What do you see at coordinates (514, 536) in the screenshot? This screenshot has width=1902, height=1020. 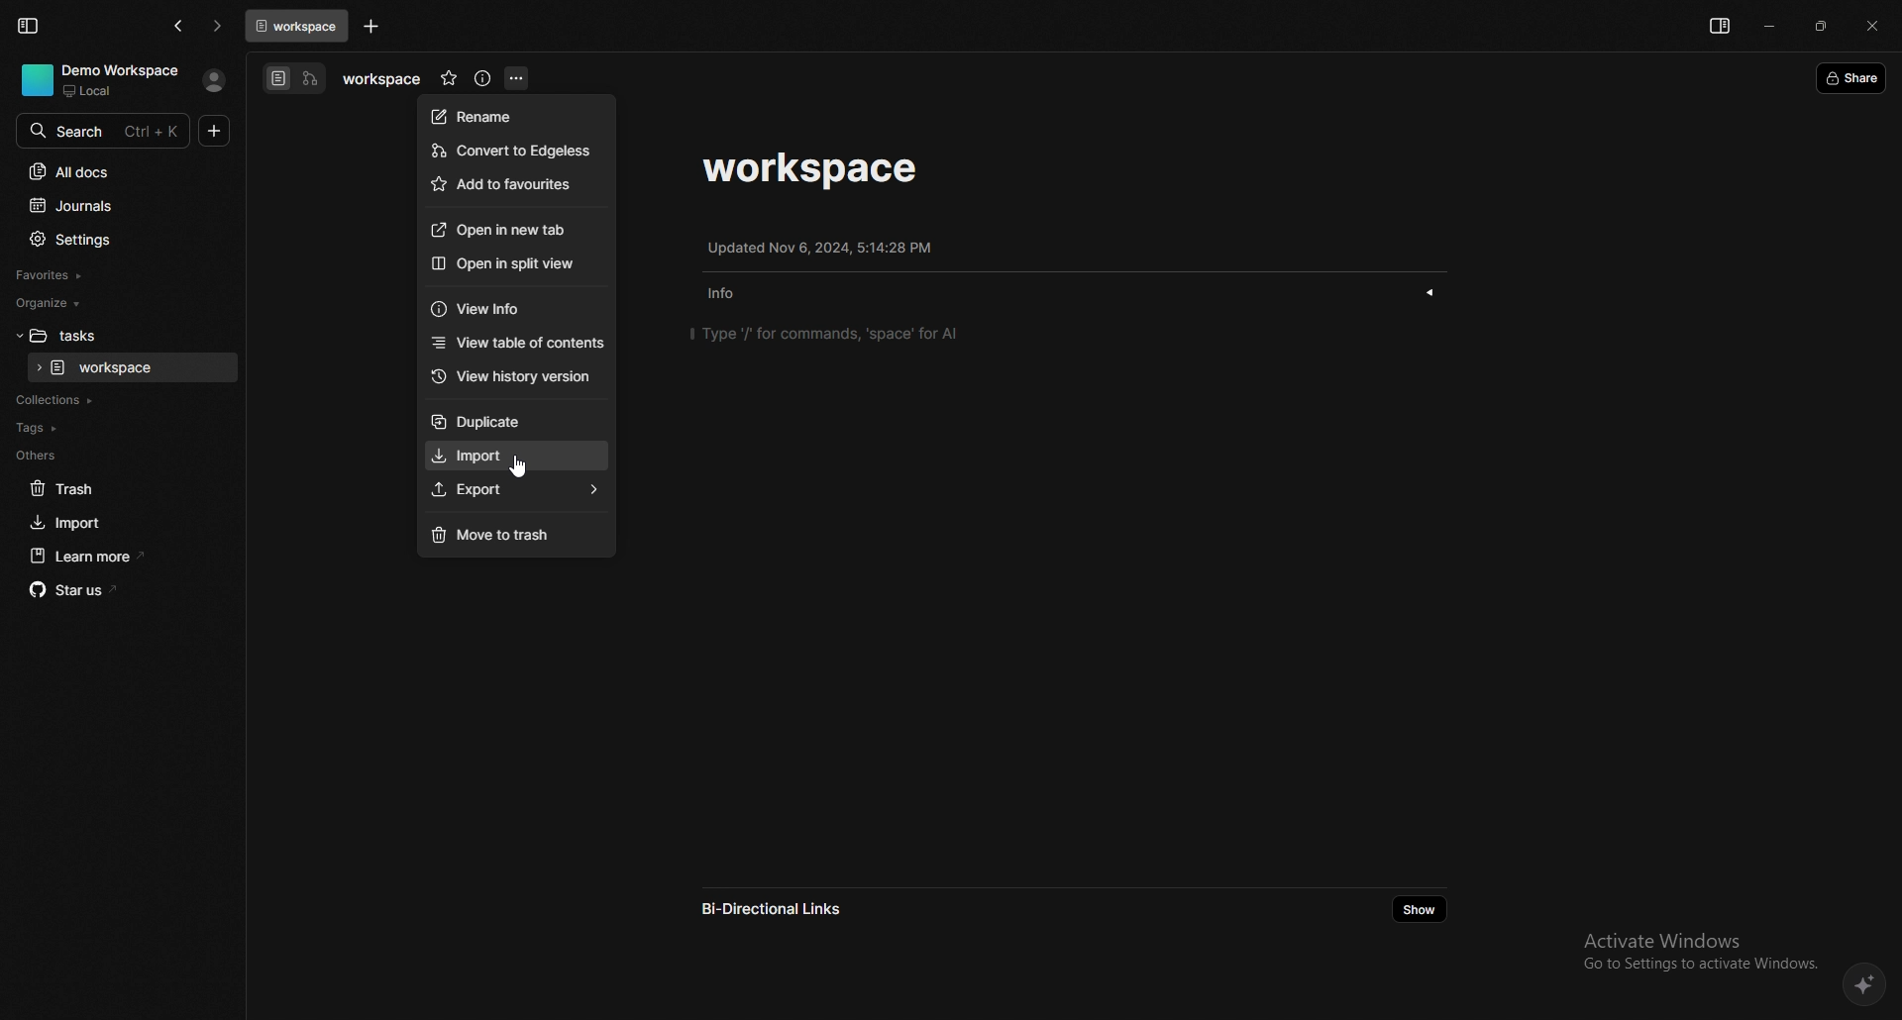 I see `move to trash` at bounding box center [514, 536].